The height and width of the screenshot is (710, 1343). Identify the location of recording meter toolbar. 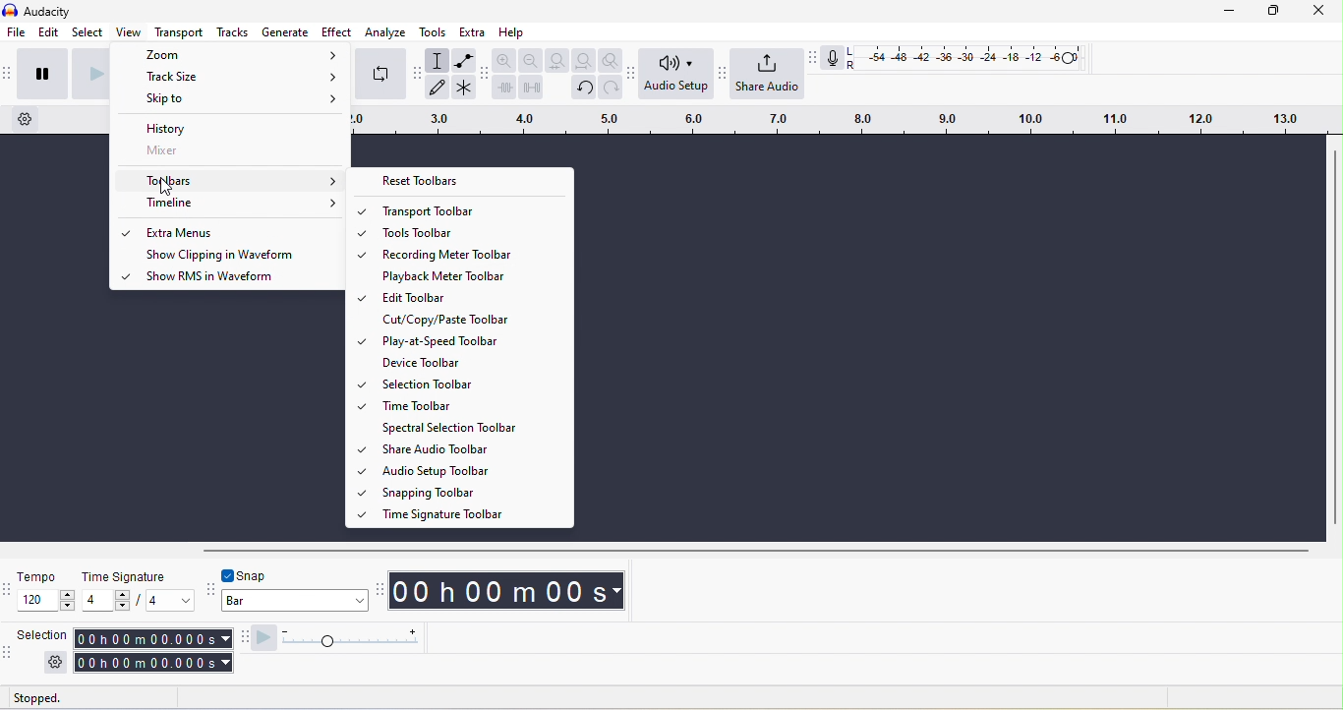
(812, 58).